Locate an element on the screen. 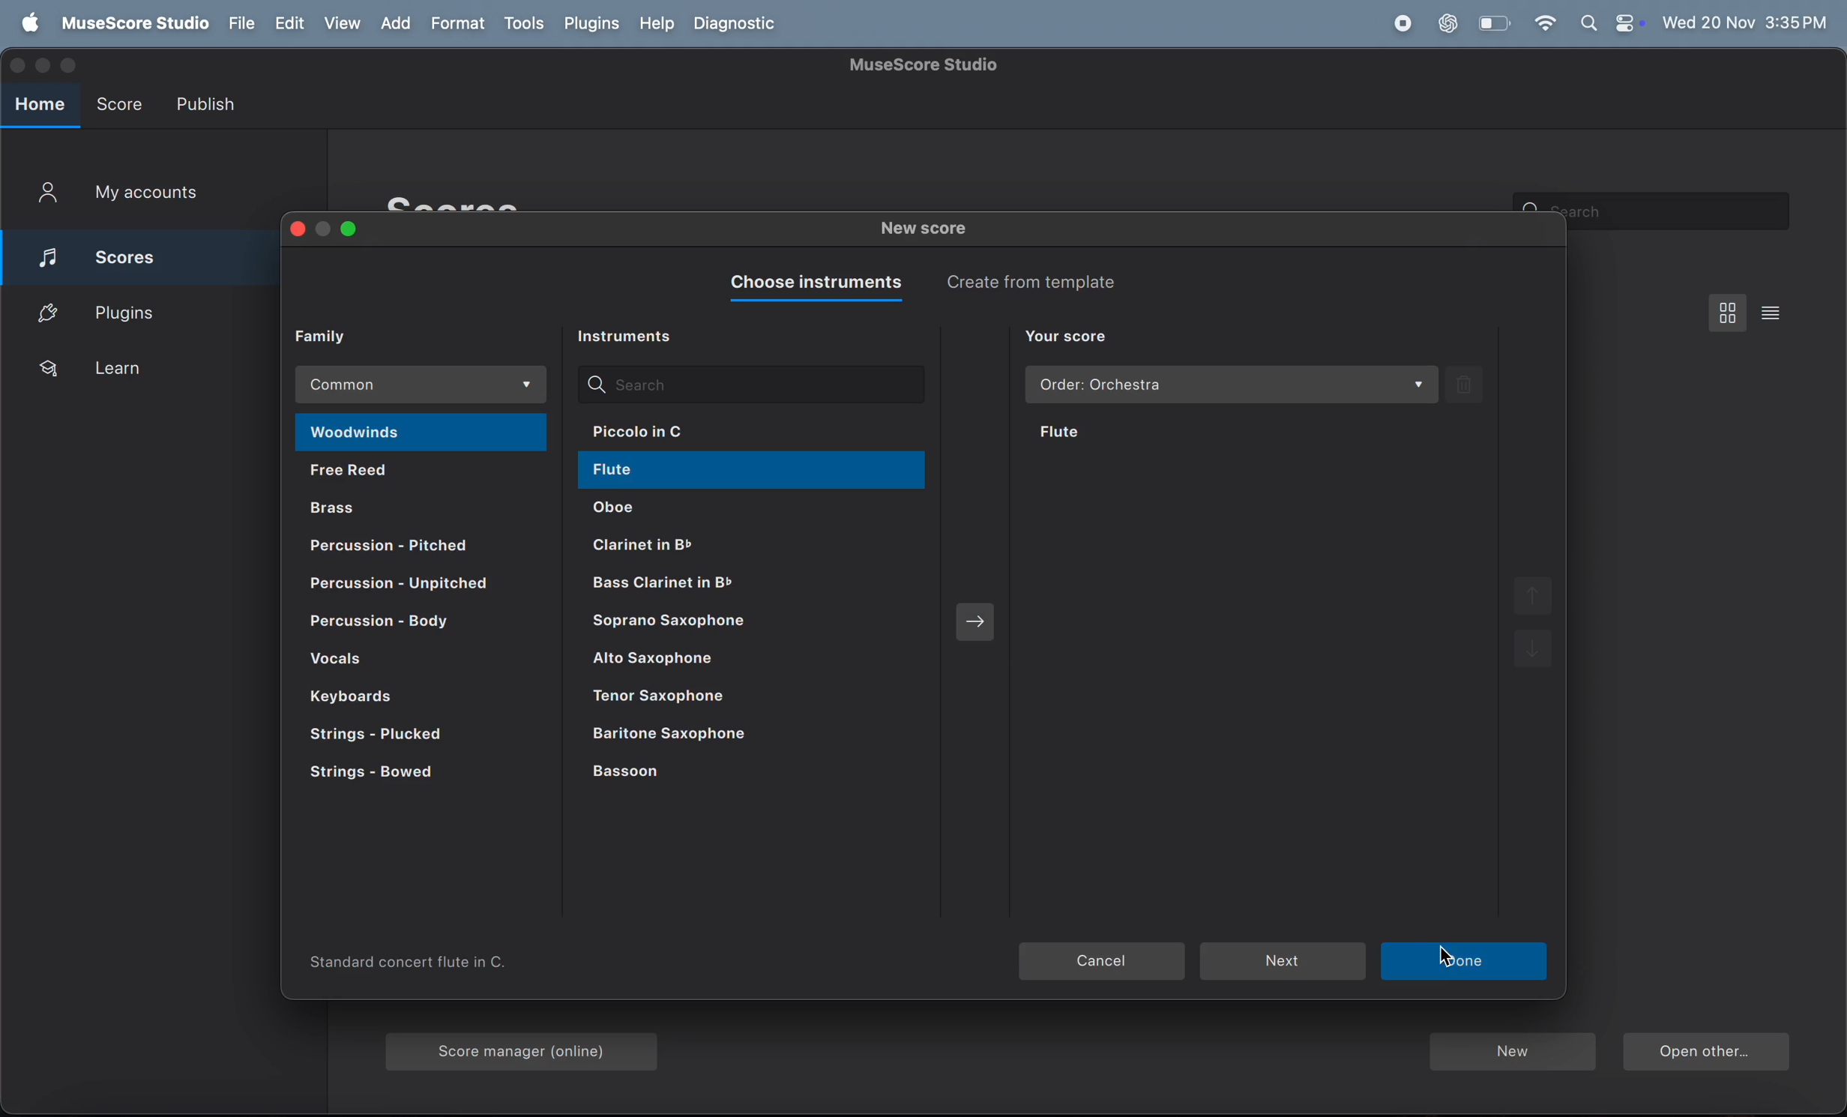 The width and height of the screenshot is (1847, 1117). new score is located at coordinates (929, 231).